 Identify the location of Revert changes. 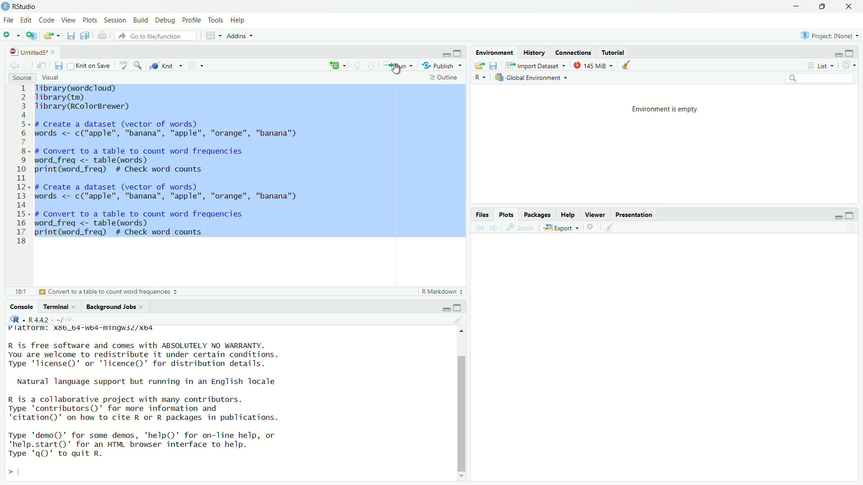
(848, 65).